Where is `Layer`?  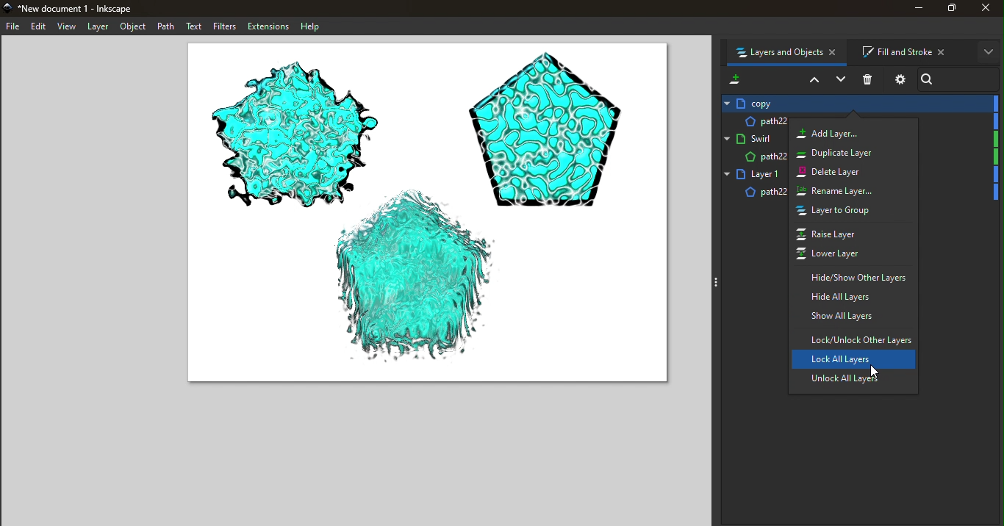 Layer is located at coordinates (100, 28).